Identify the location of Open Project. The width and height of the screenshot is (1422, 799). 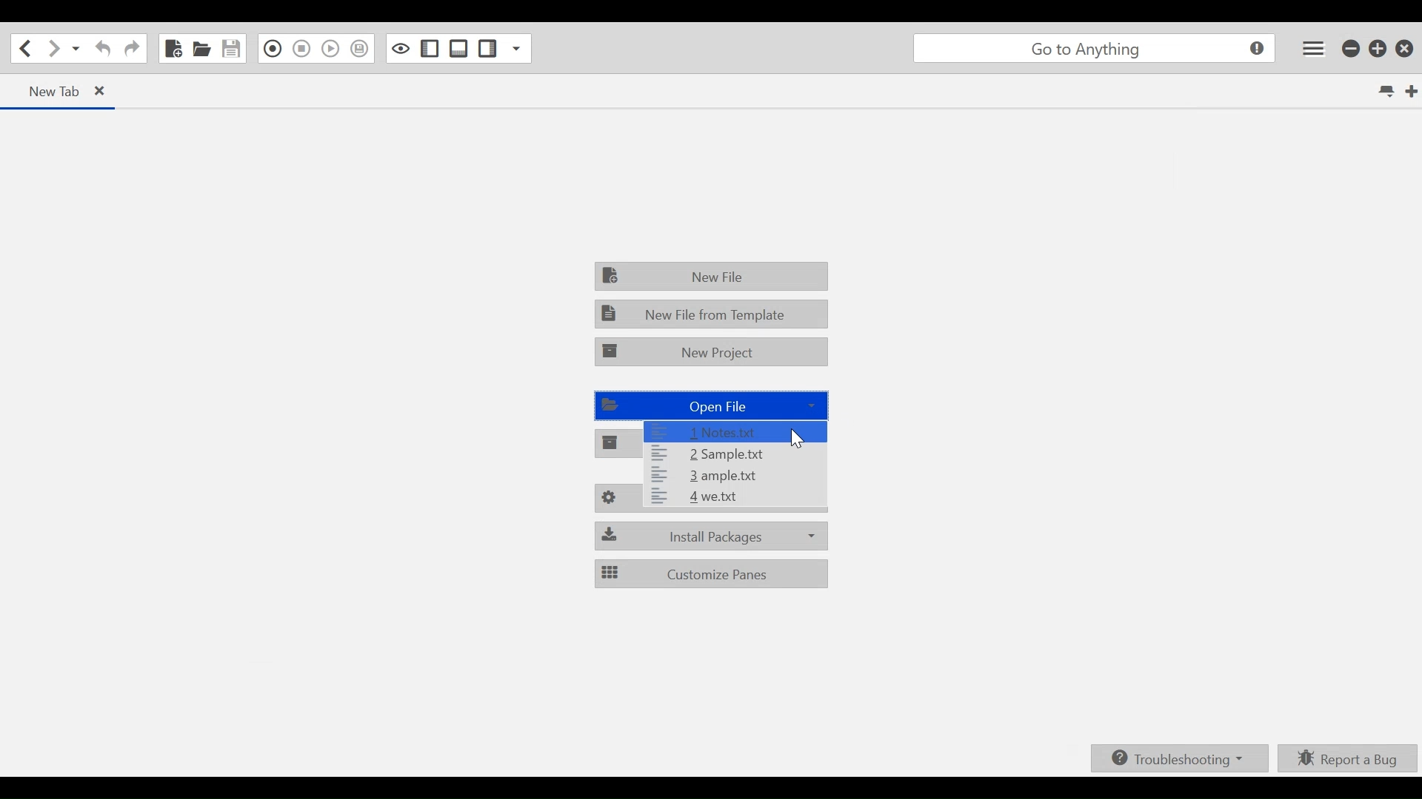
(615, 442).